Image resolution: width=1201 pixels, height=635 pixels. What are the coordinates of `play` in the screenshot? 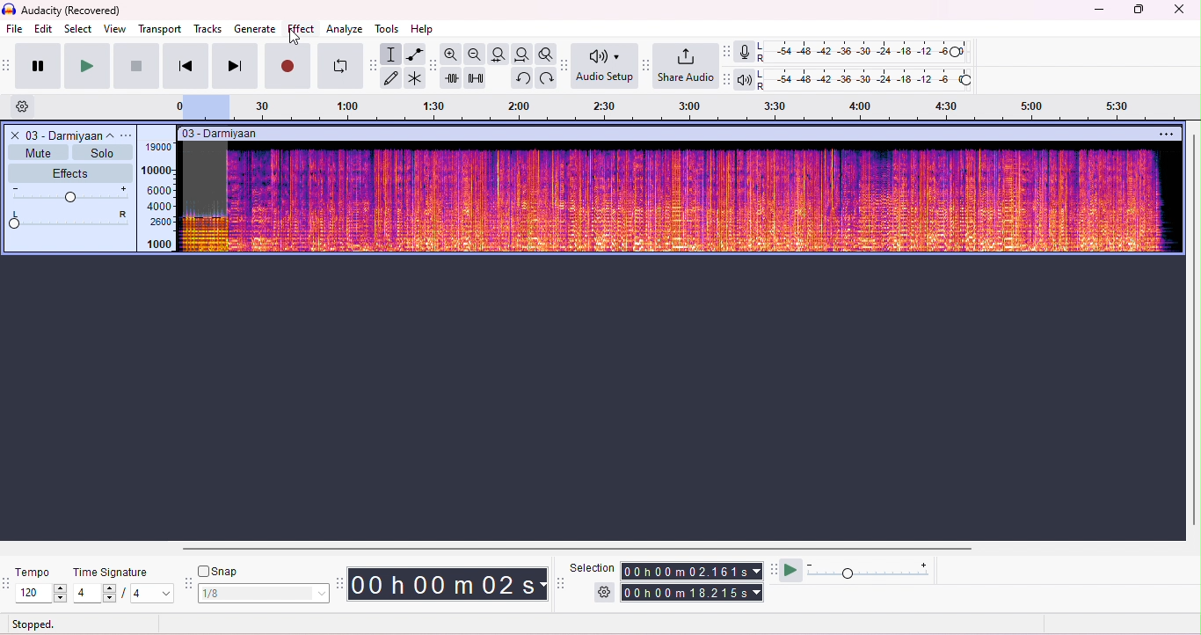 It's located at (86, 66).